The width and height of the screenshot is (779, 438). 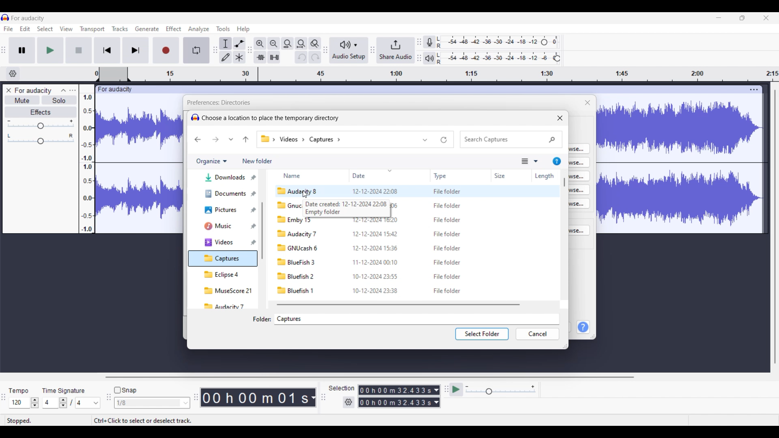 What do you see at coordinates (28, 18) in the screenshot?
I see `Project name` at bounding box center [28, 18].